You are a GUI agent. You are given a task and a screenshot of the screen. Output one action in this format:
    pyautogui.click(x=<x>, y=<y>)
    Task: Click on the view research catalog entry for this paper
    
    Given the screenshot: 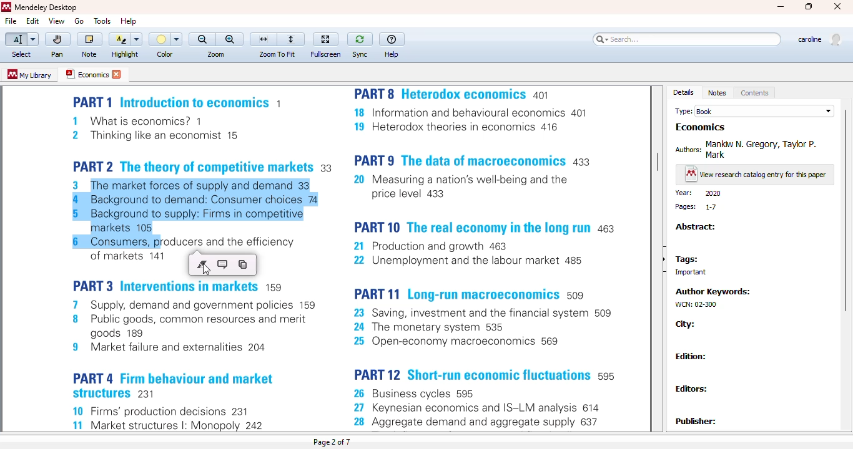 What is the action you would take?
    pyautogui.click(x=756, y=175)
    